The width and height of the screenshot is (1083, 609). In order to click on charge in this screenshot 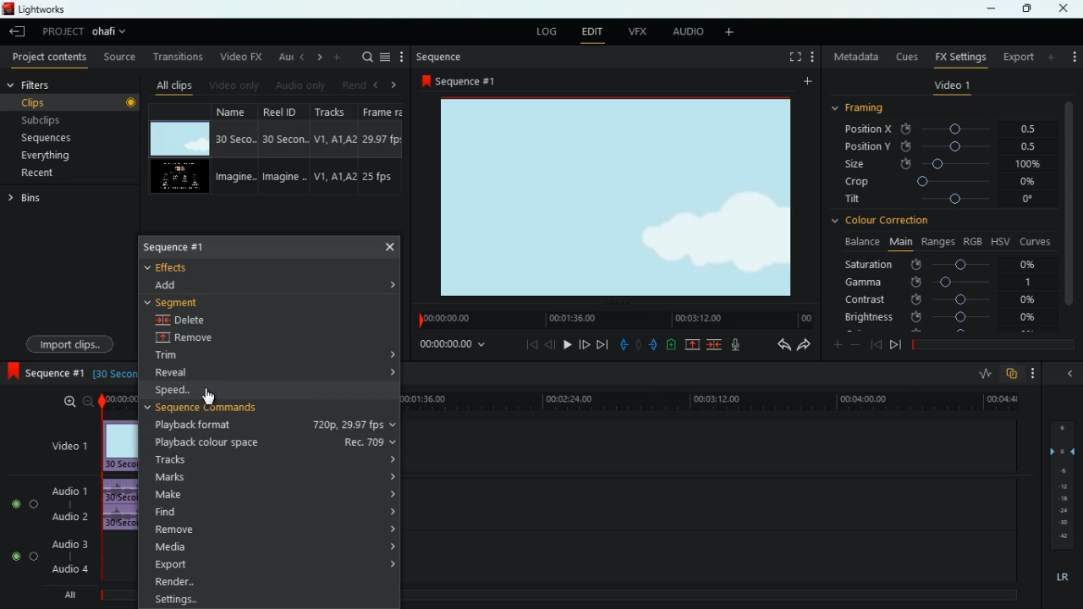, I will do `click(672, 344)`.